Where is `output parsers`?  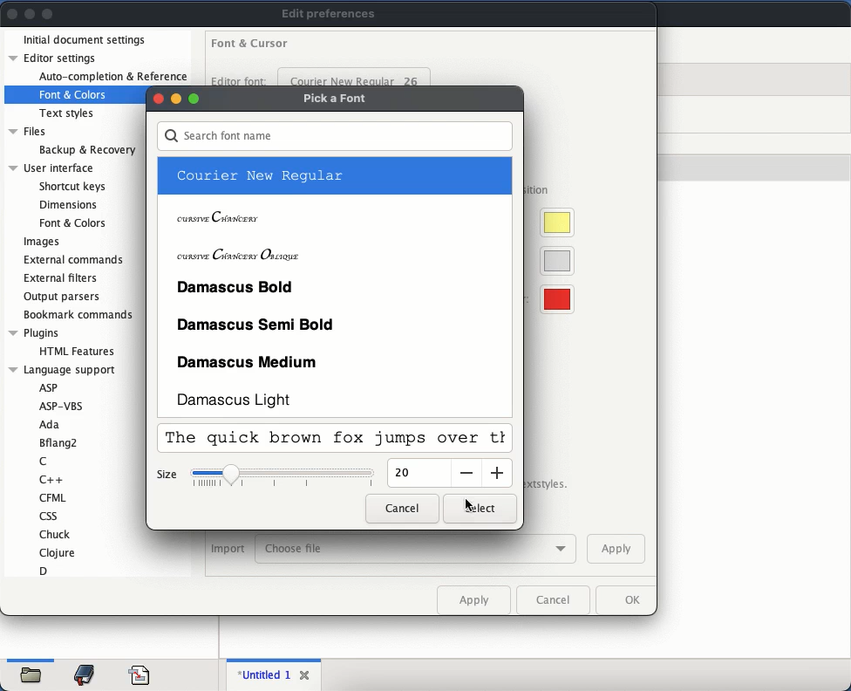
output parsers is located at coordinates (64, 297).